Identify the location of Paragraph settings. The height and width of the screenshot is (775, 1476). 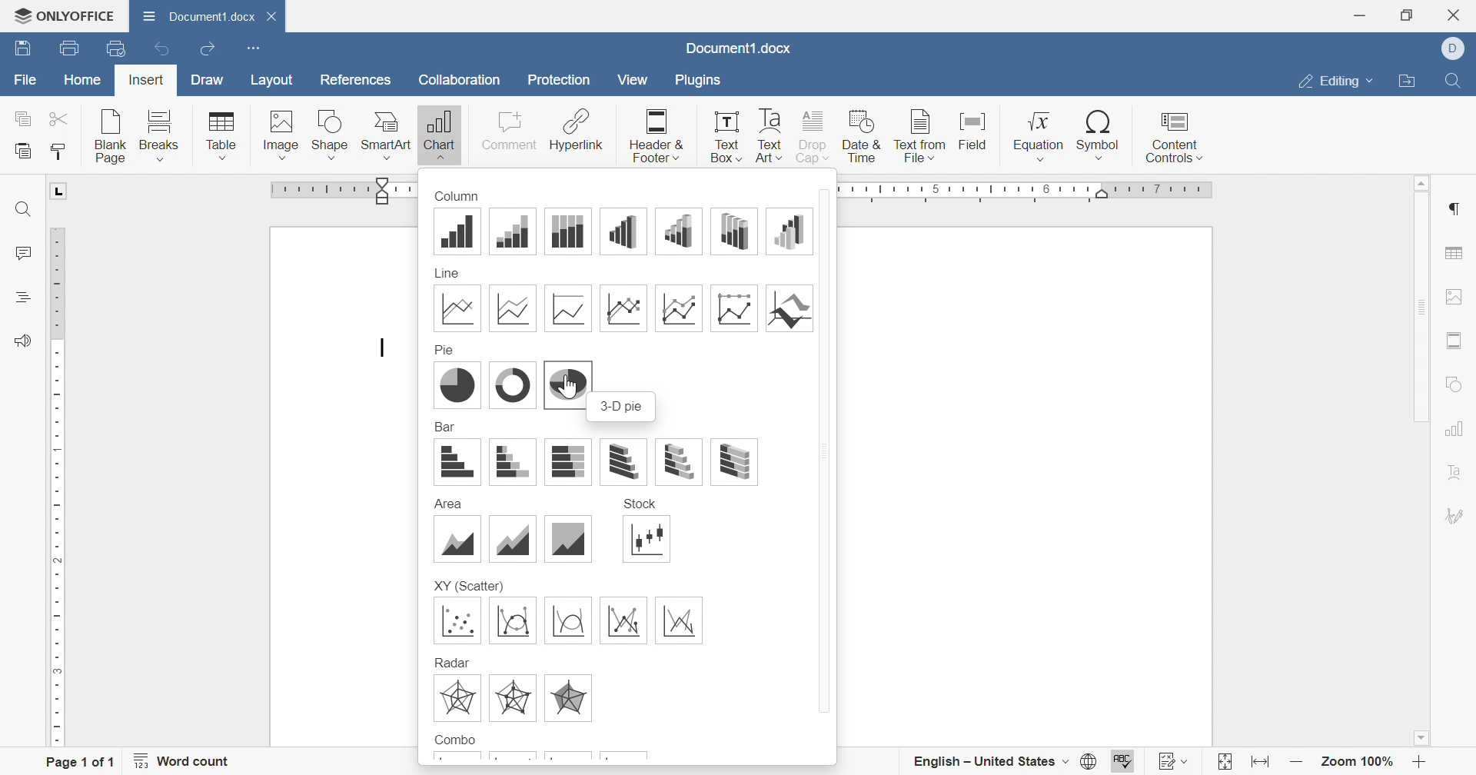
(1459, 209).